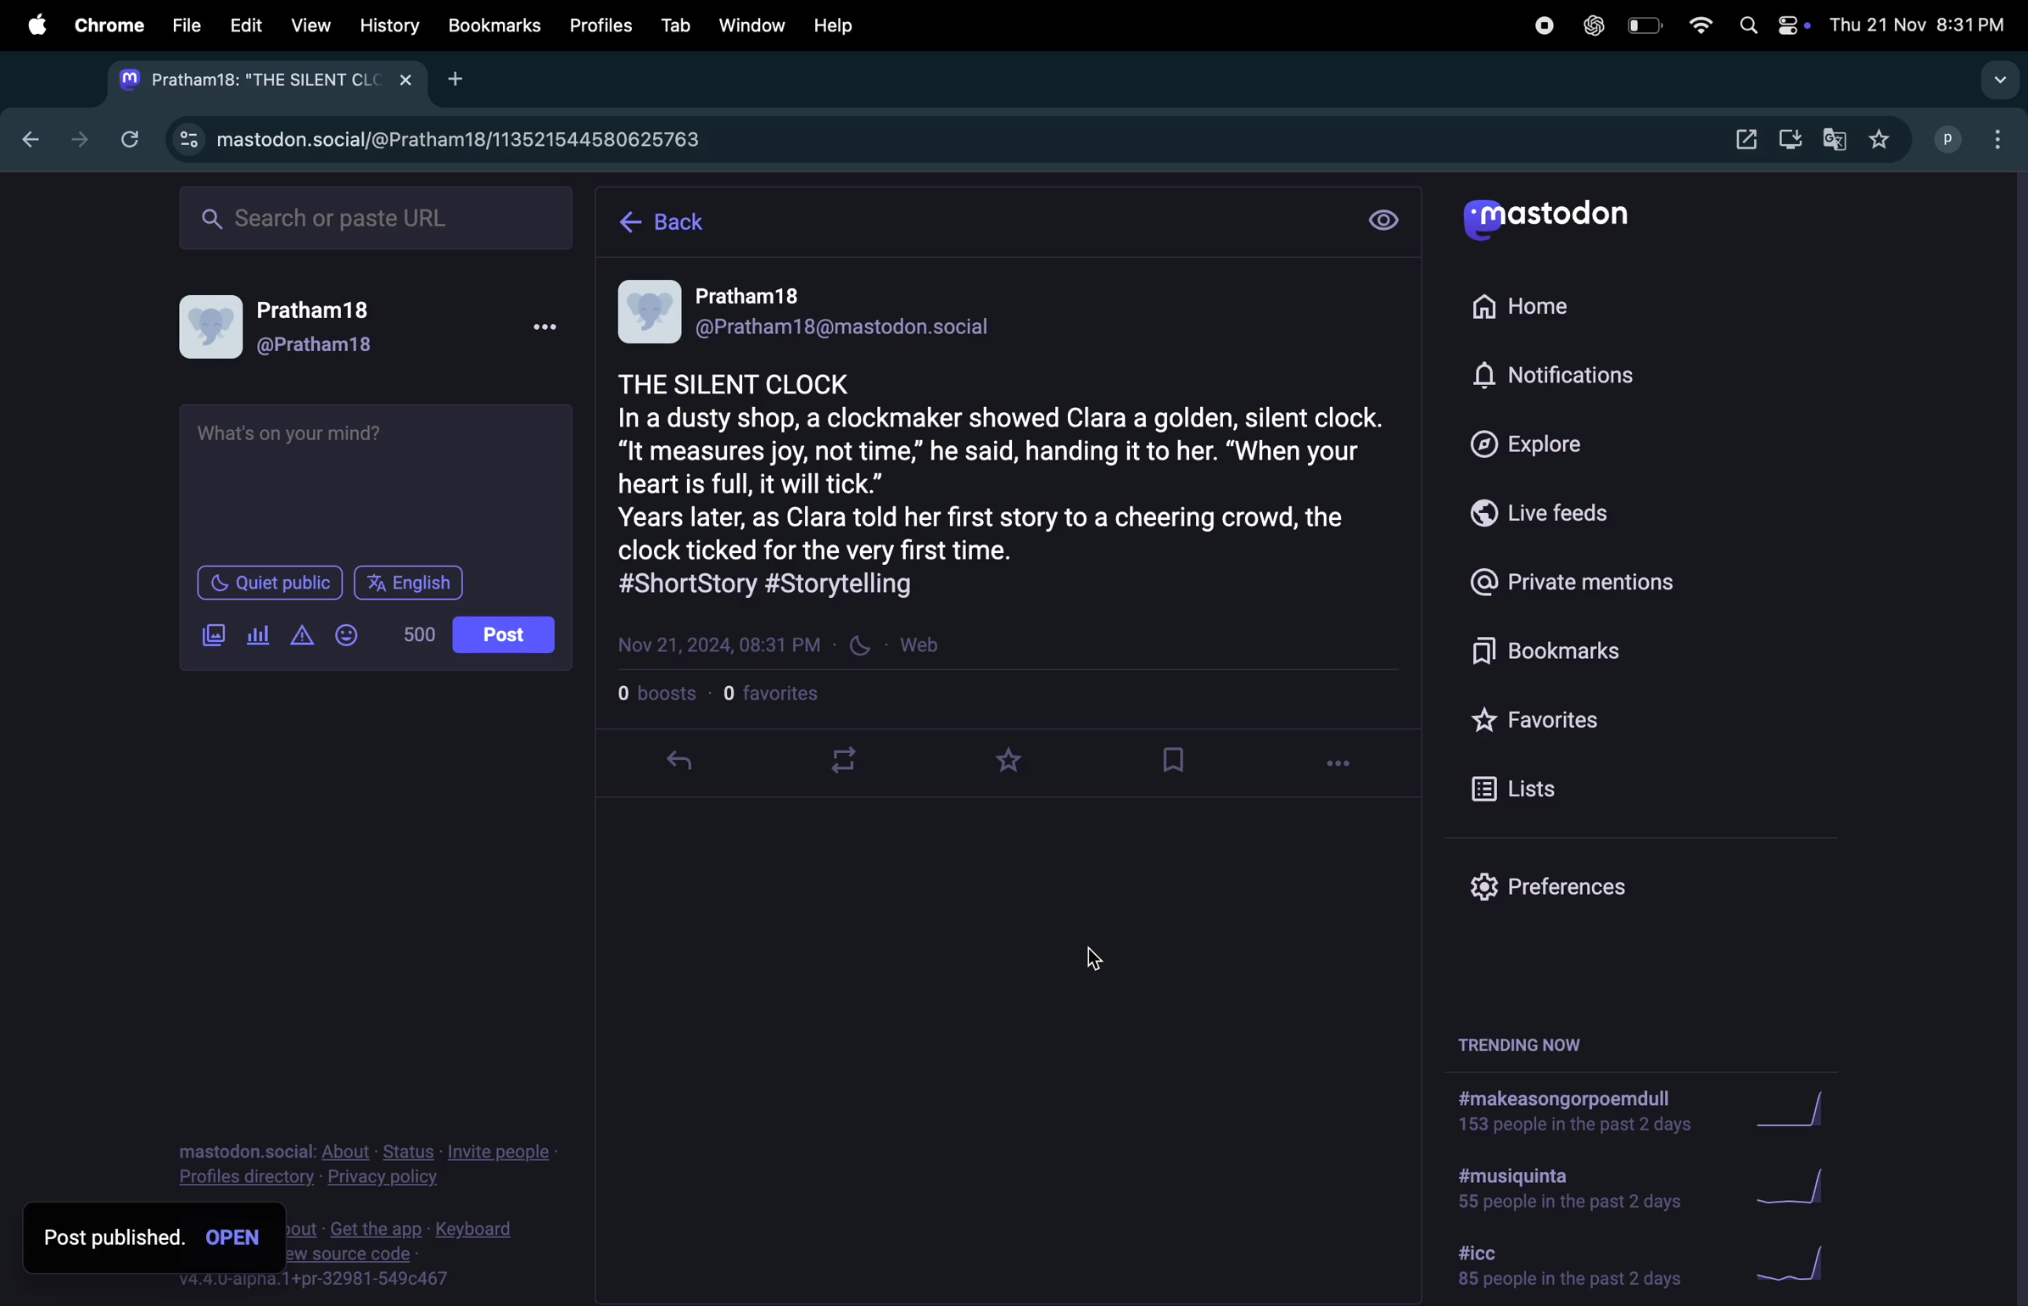 The image size is (2028, 1306). I want to click on profiles, so click(597, 25).